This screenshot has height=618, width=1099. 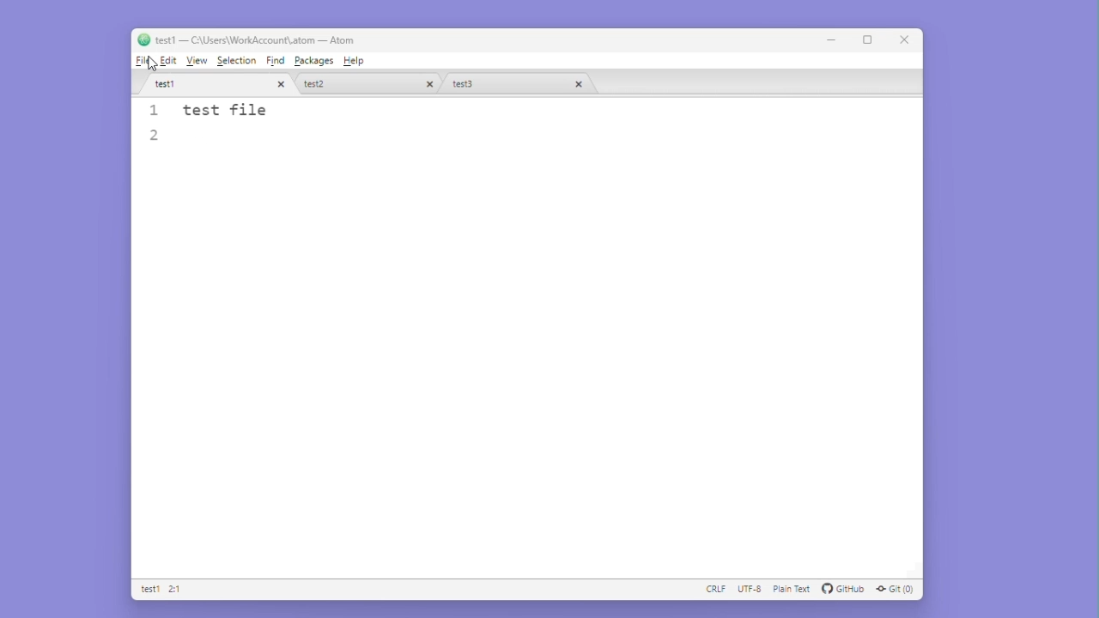 I want to click on Help, so click(x=353, y=60).